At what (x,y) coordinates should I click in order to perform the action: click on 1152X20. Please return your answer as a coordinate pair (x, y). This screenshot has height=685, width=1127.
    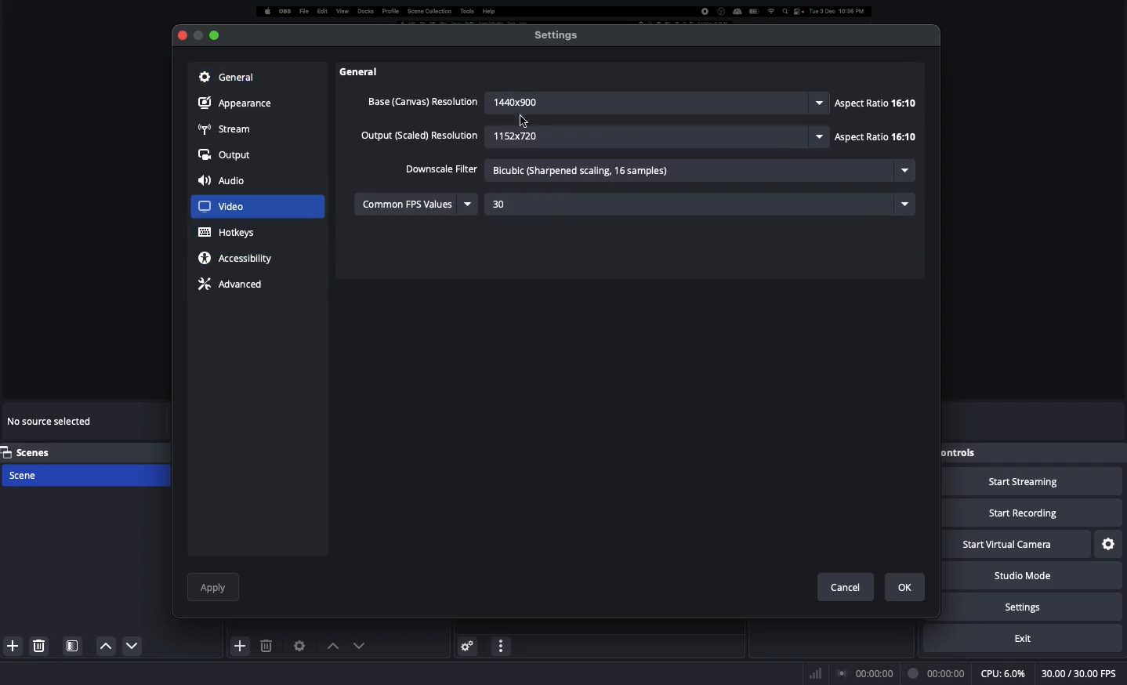
    Looking at the image, I should click on (530, 138).